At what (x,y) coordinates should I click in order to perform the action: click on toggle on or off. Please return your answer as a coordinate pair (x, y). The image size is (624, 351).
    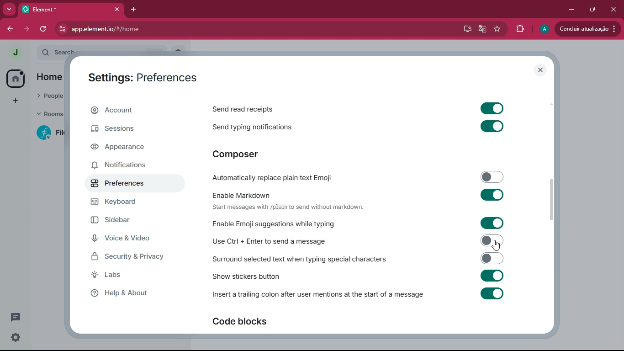
    Looking at the image, I should click on (489, 257).